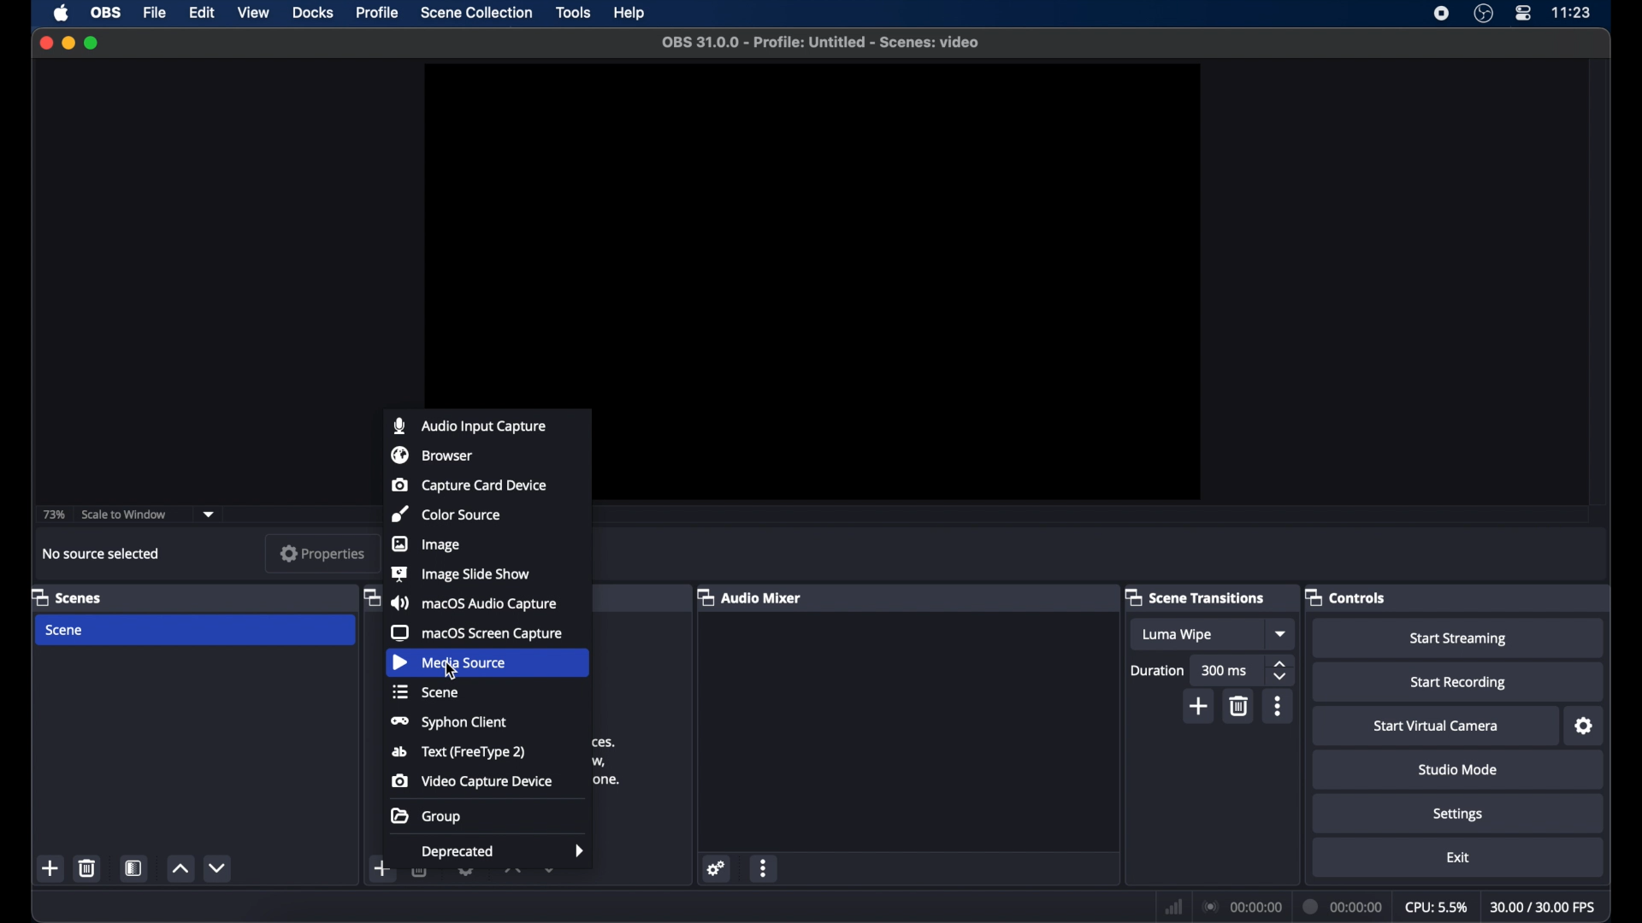 This screenshot has height=923, width=1642. What do you see at coordinates (822, 43) in the screenshot?
I see `file name` at bounding box center [822, 43].